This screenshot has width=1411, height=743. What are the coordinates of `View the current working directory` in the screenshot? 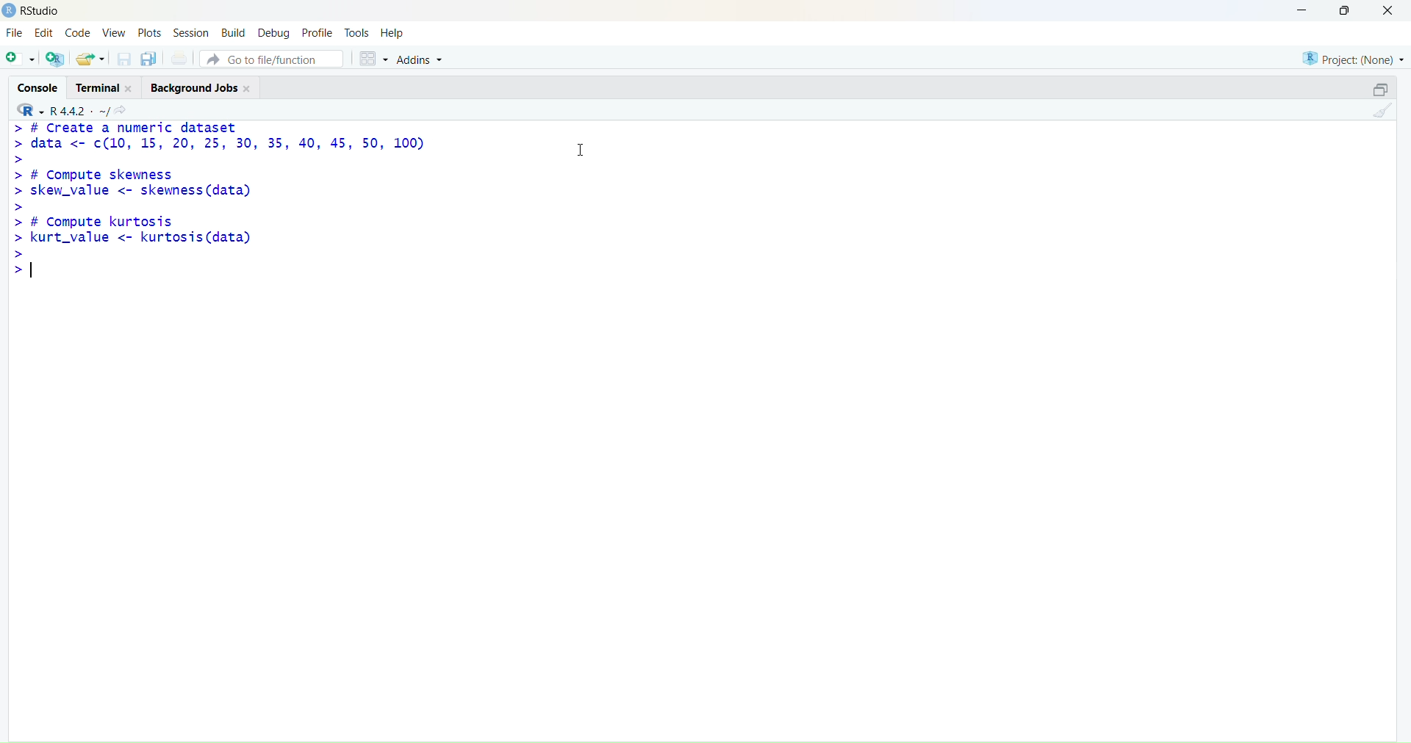 It's located at (125, 109).